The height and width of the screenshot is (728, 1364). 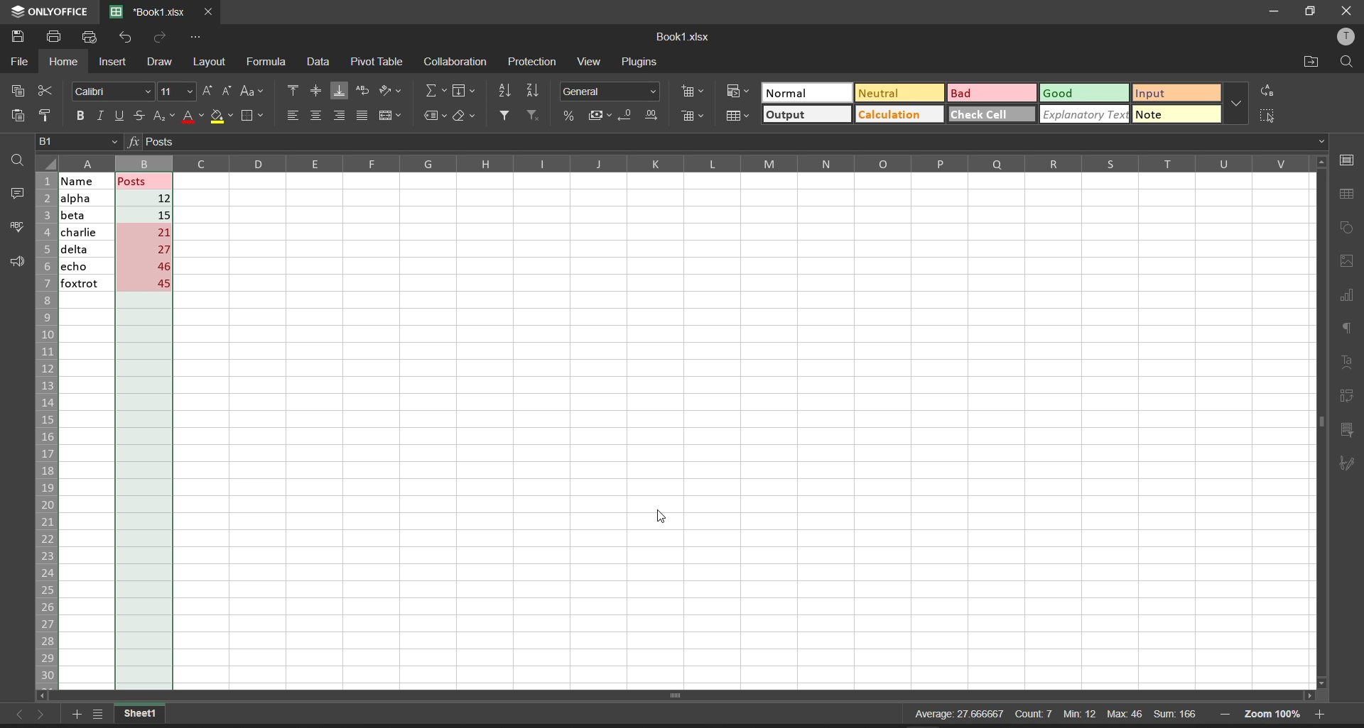 I want to click on view, so click(x=590, y=61).